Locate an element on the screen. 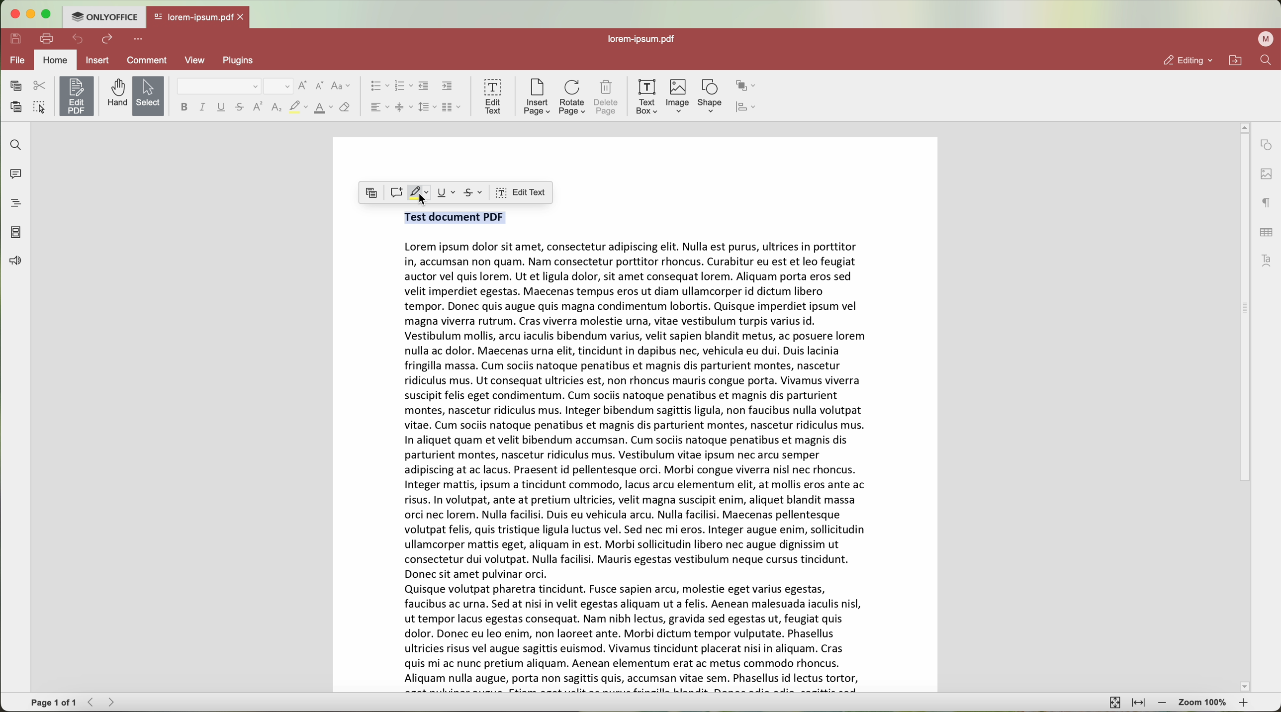 This screenshot has width=1281, height=712. size font is located at coordinates (278, 87).